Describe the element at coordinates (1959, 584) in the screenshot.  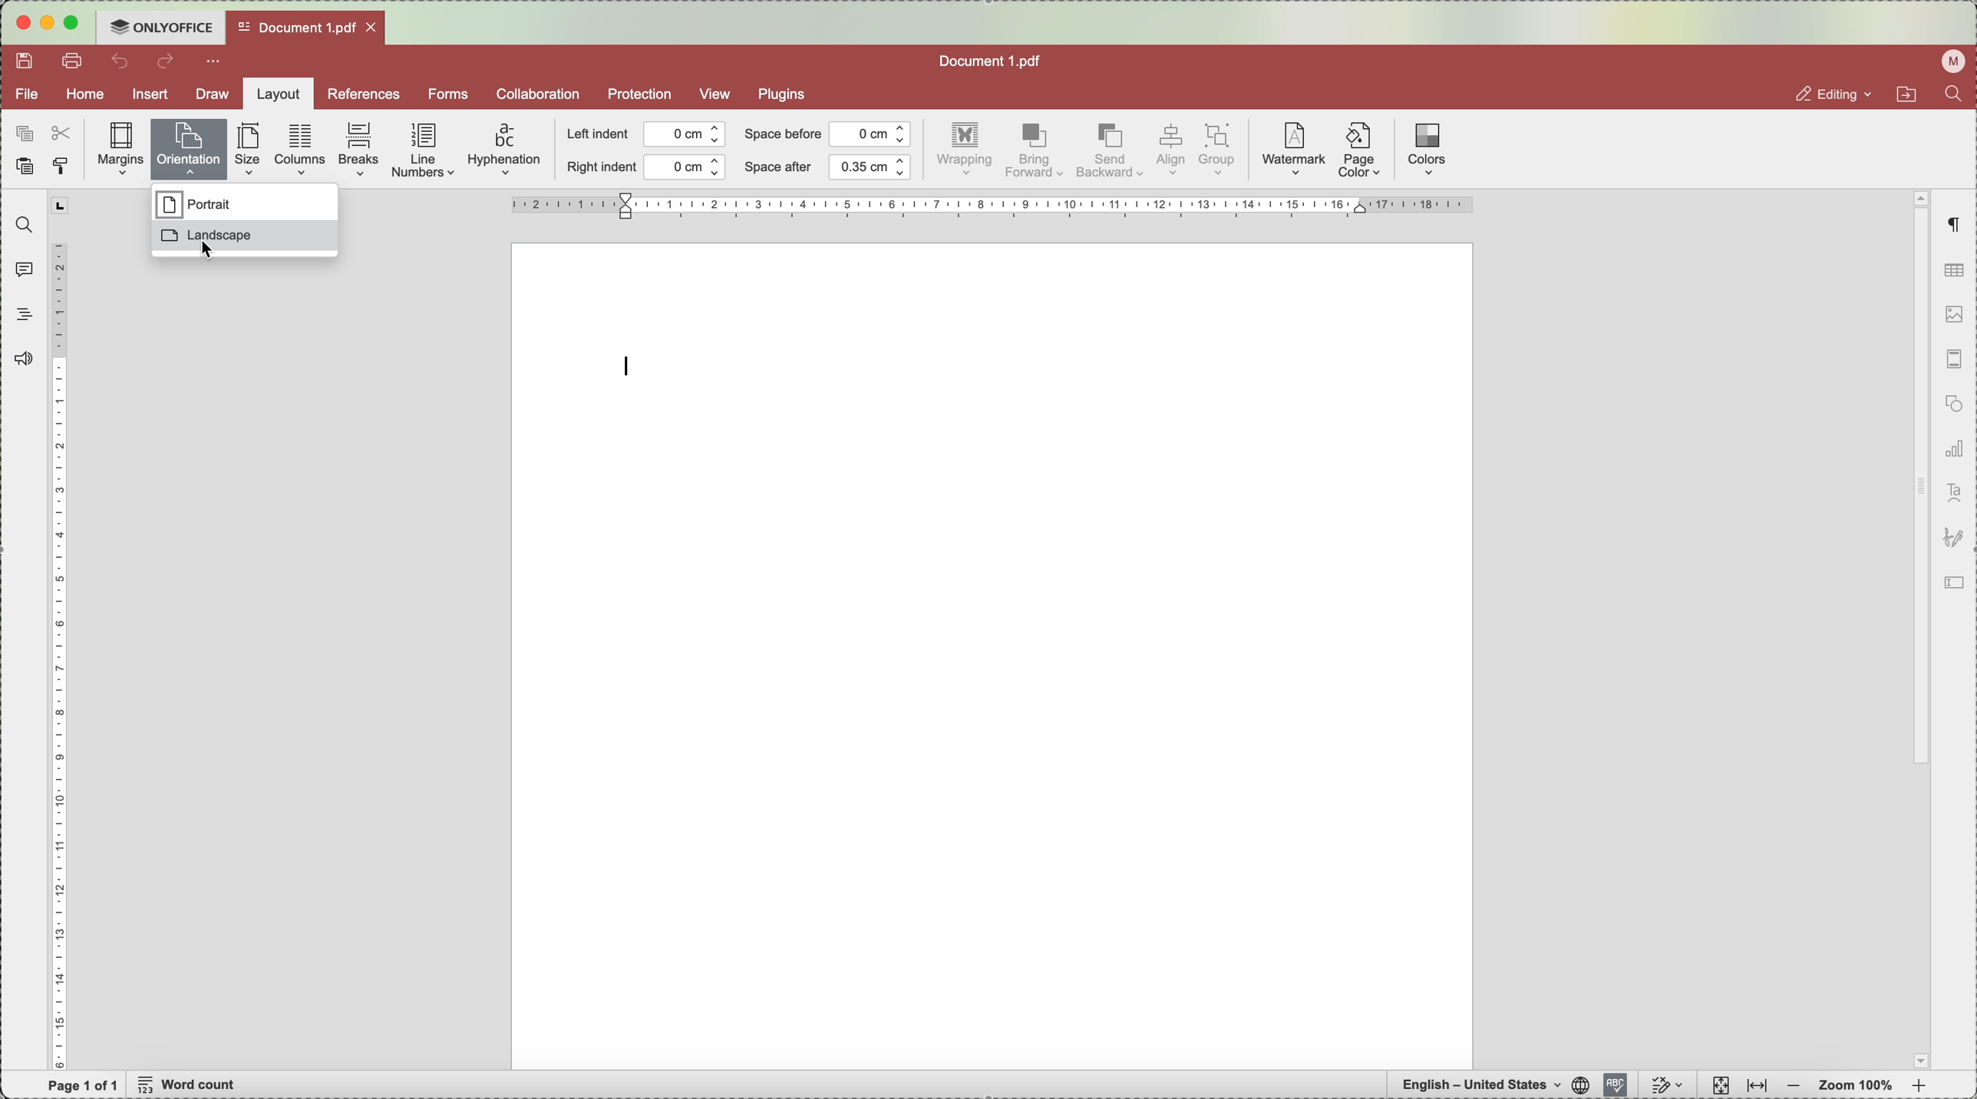
I see `icon` at that location.